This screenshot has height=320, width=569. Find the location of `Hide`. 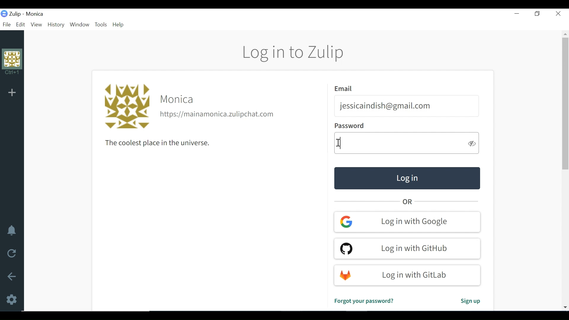

Hide is located at coordinates (472, 143).